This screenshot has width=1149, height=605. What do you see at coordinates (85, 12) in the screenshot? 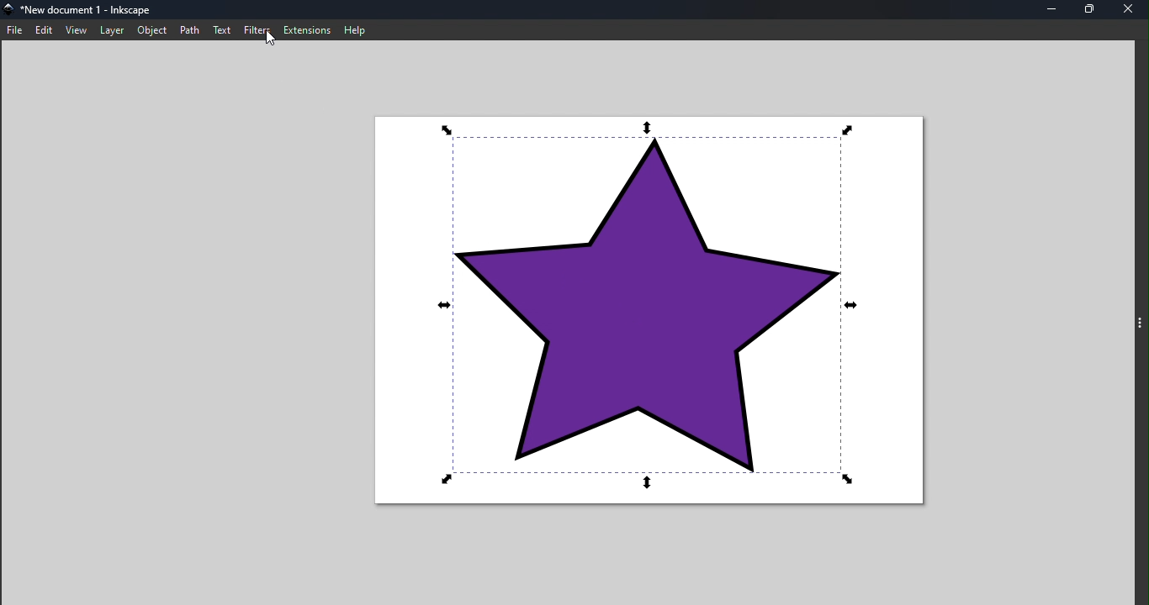
I see `File name` at bounding box center [85, 12].